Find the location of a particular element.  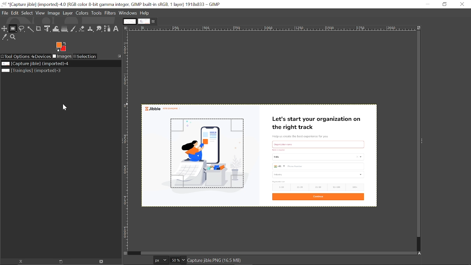

Image is located at coordinates (54, 13).